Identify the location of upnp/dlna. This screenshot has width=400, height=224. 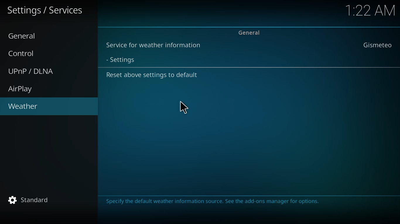
(32, 71).